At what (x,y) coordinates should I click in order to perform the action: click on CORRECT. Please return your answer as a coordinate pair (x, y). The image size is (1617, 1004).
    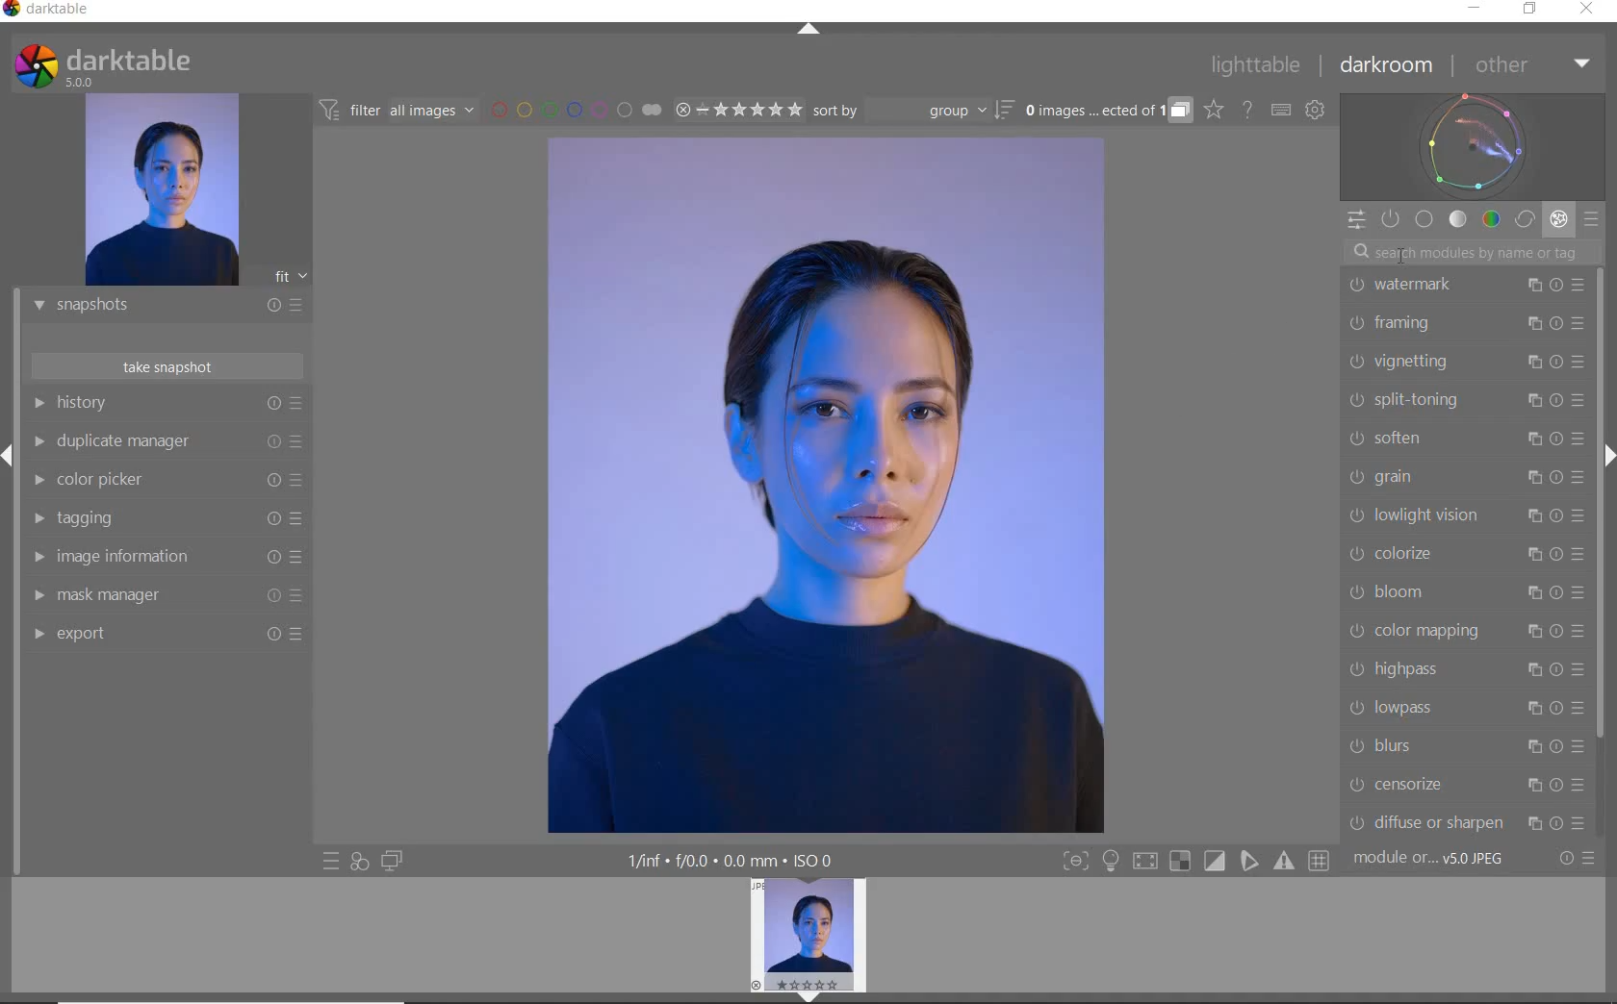
    Looking at the image, I should click on (1527, 221).